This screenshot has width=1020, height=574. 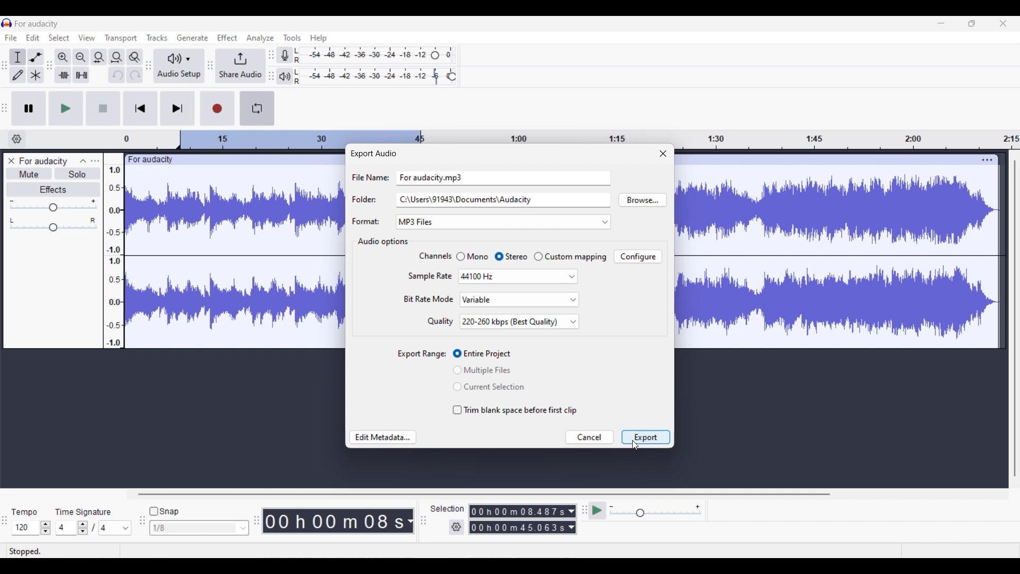 I want to click on Skip/Select to end, so click(x=178, y=108).